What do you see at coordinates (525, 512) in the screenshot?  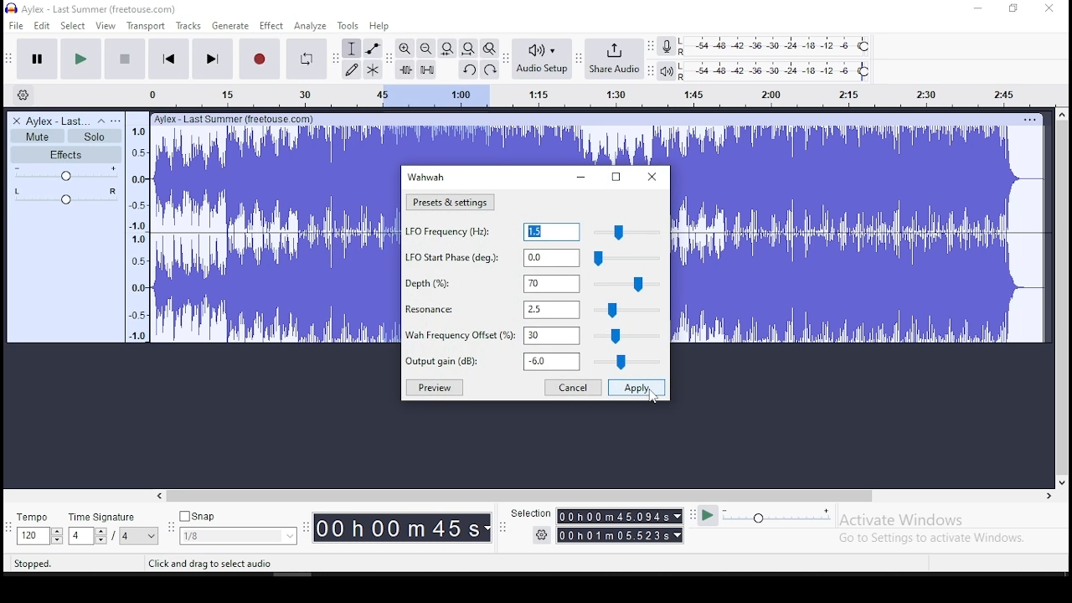 I see `Selection` at bounding box center [525, 512].